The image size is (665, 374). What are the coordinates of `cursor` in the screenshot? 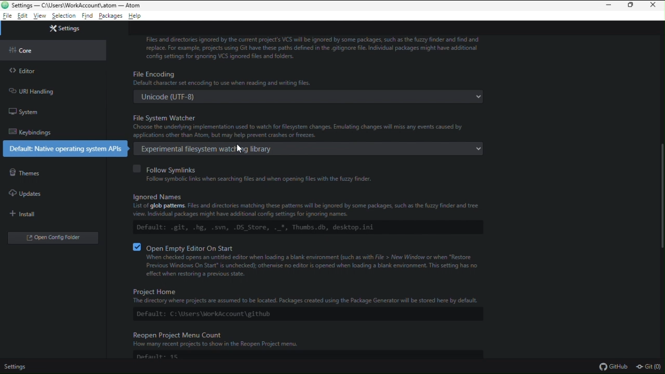 It's located at (240, 148).